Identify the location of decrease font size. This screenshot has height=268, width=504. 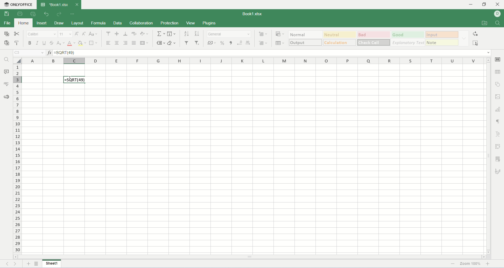
(84, 34).